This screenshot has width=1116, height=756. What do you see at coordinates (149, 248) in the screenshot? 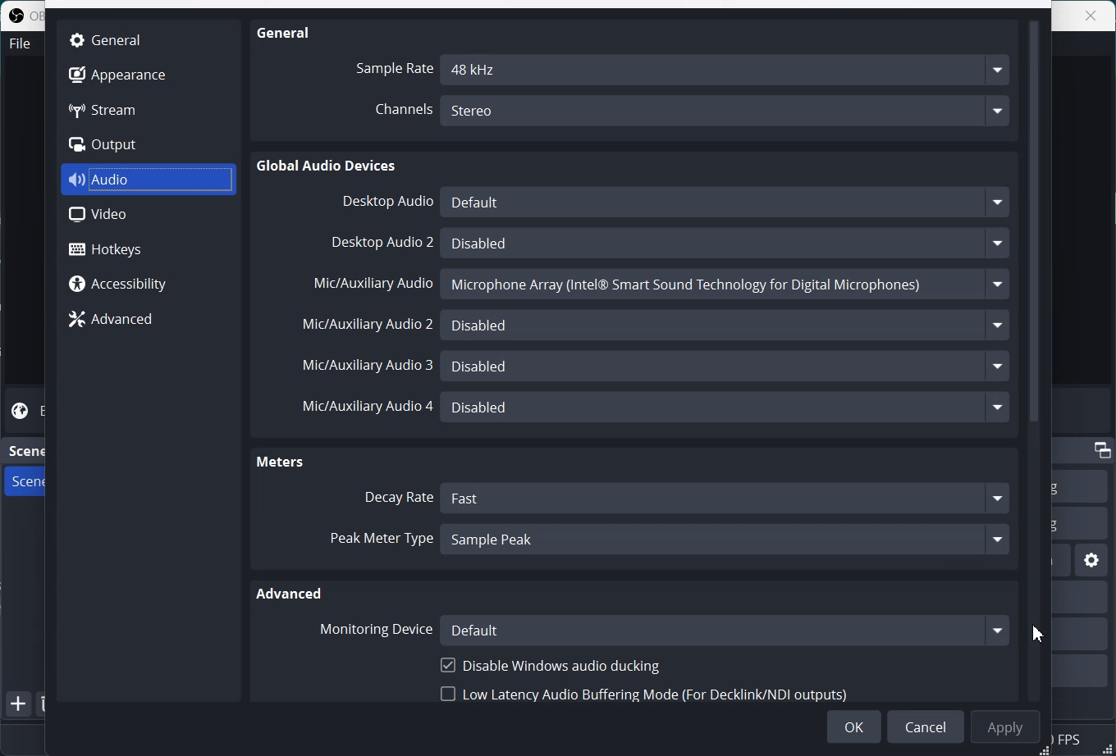
I see `Hotkeys` at bounding box center [149, 248].